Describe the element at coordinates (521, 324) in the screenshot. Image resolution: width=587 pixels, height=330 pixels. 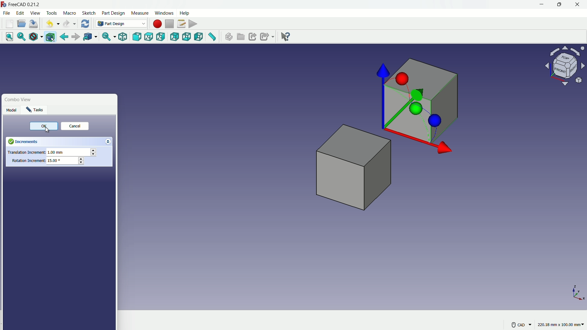
I see `CAD` at that location.